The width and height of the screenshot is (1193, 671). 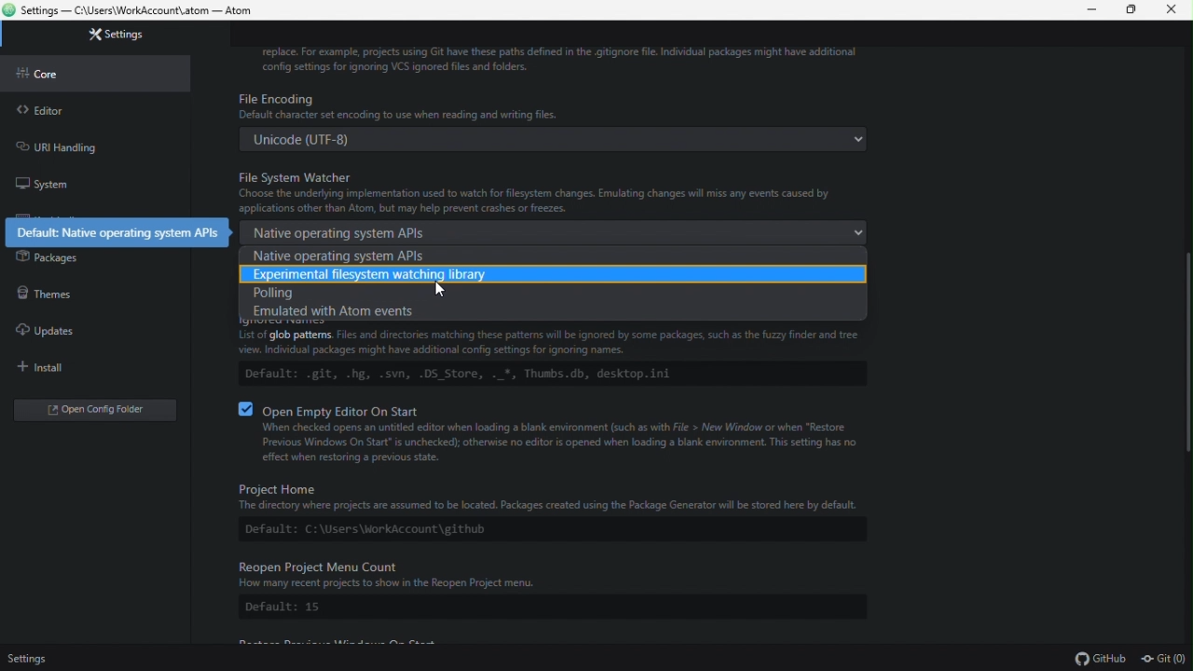 What do you see at coordinates (133, 9) in the screenshot?
I see `file name and file path ` at bounding box center [133, 9].